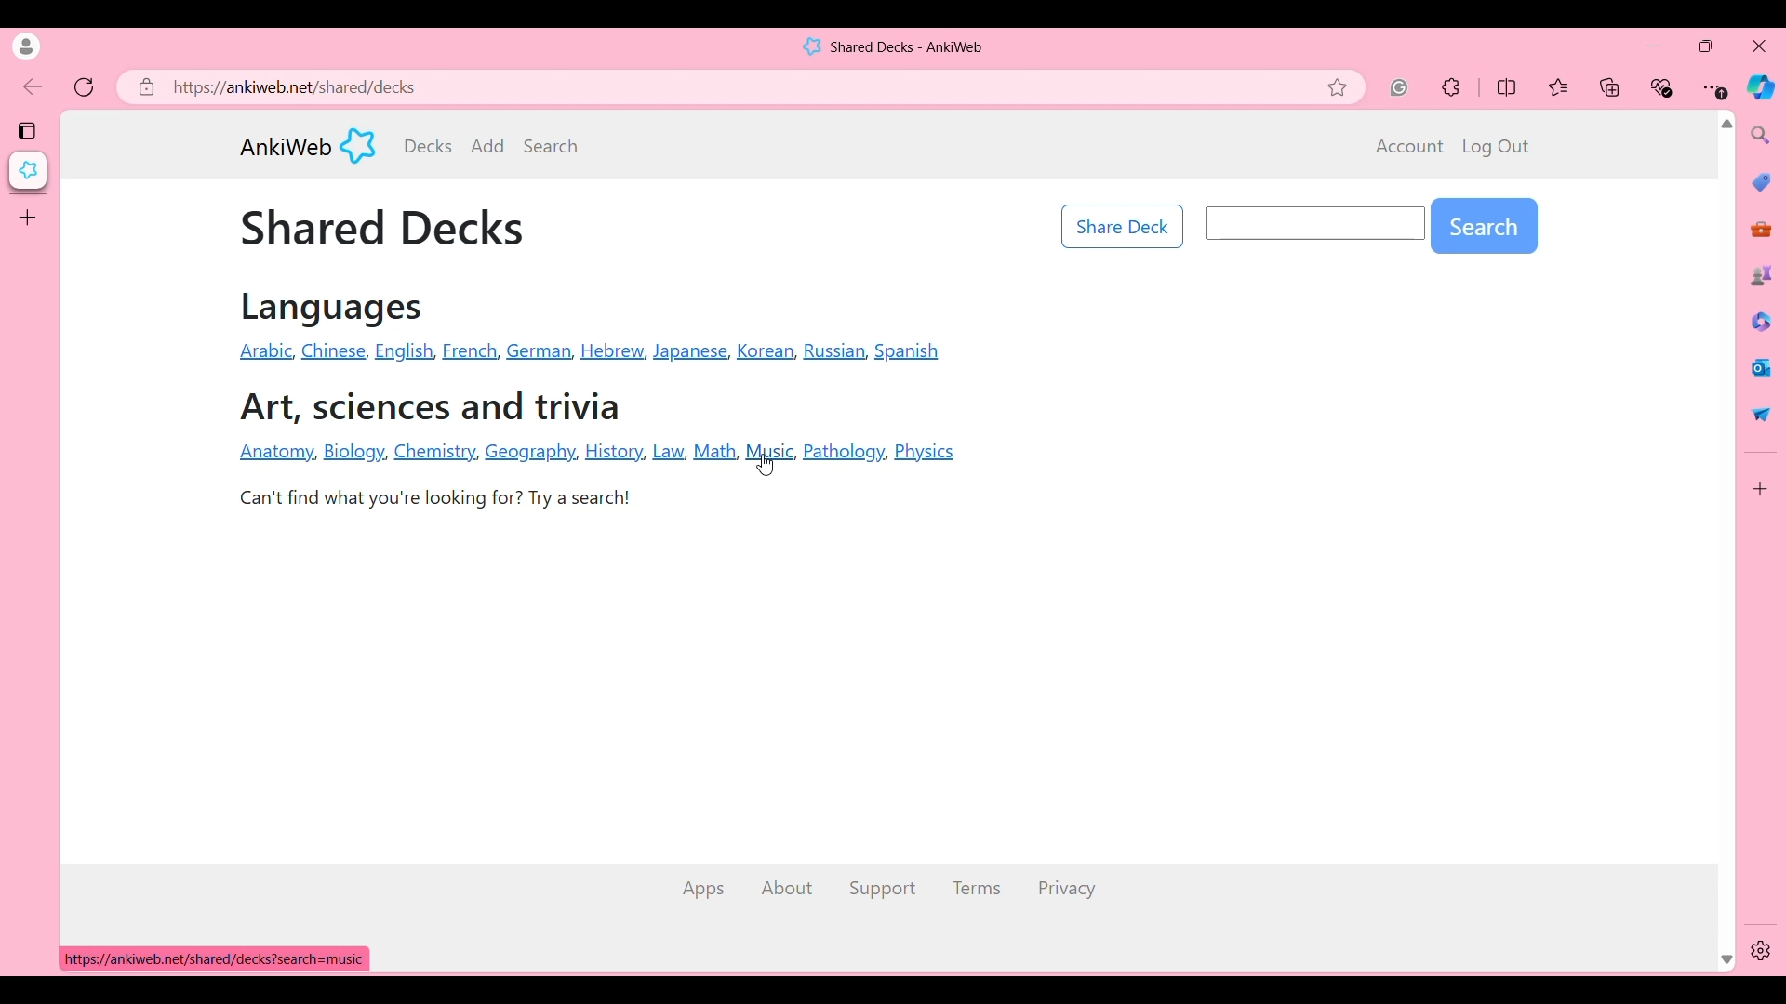 This screenshot has width=1786, height=1004. Describe the element at coordinates (85, 87) in the screenshot. I see `Refresh page` at that location.